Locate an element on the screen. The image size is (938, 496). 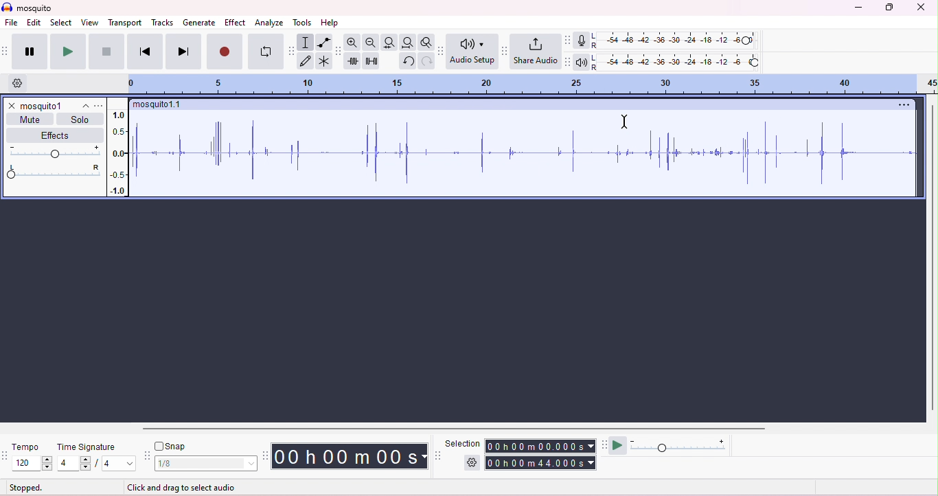
edit toolbar is located at coordinates (339, 52).